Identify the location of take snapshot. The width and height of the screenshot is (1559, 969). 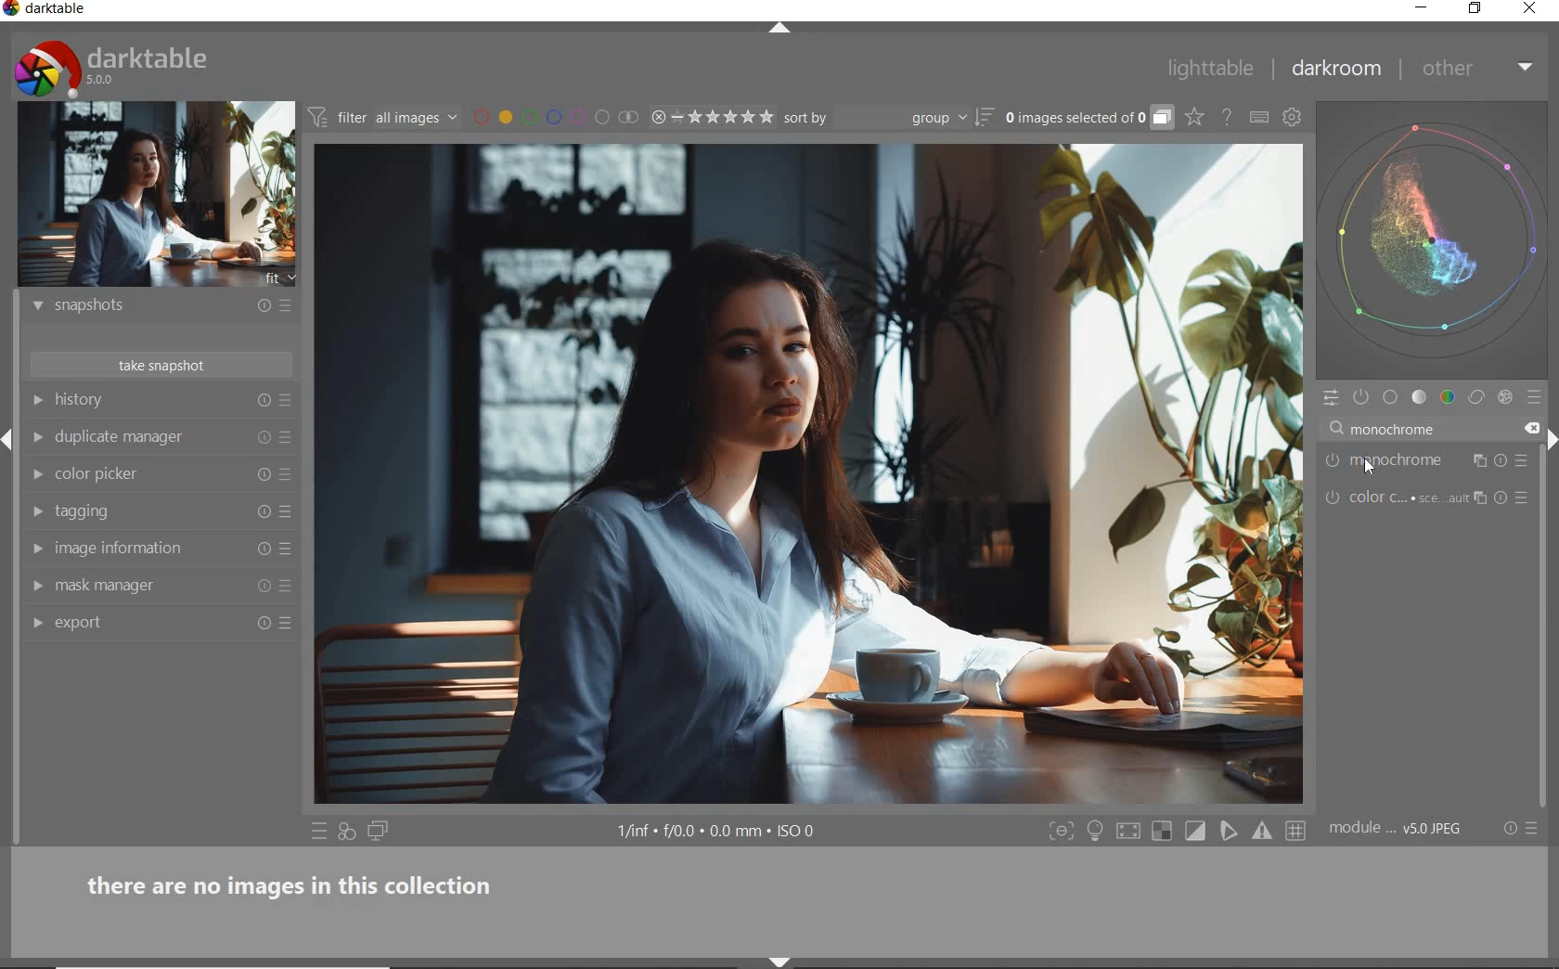
(158, 365).